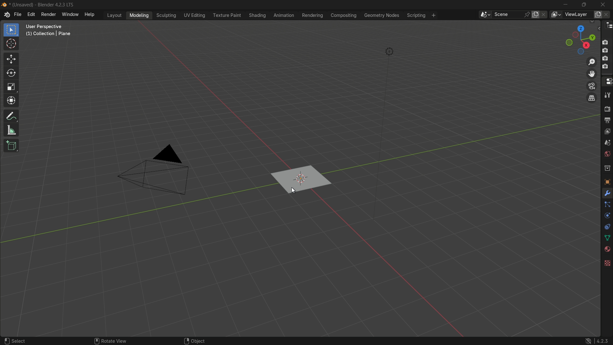 This screenshot has height=345, width=613. What do you see at coordinates (527, 15) in the screenshot?
I see `pin scene to workplace` at bounding box center [527, 15].